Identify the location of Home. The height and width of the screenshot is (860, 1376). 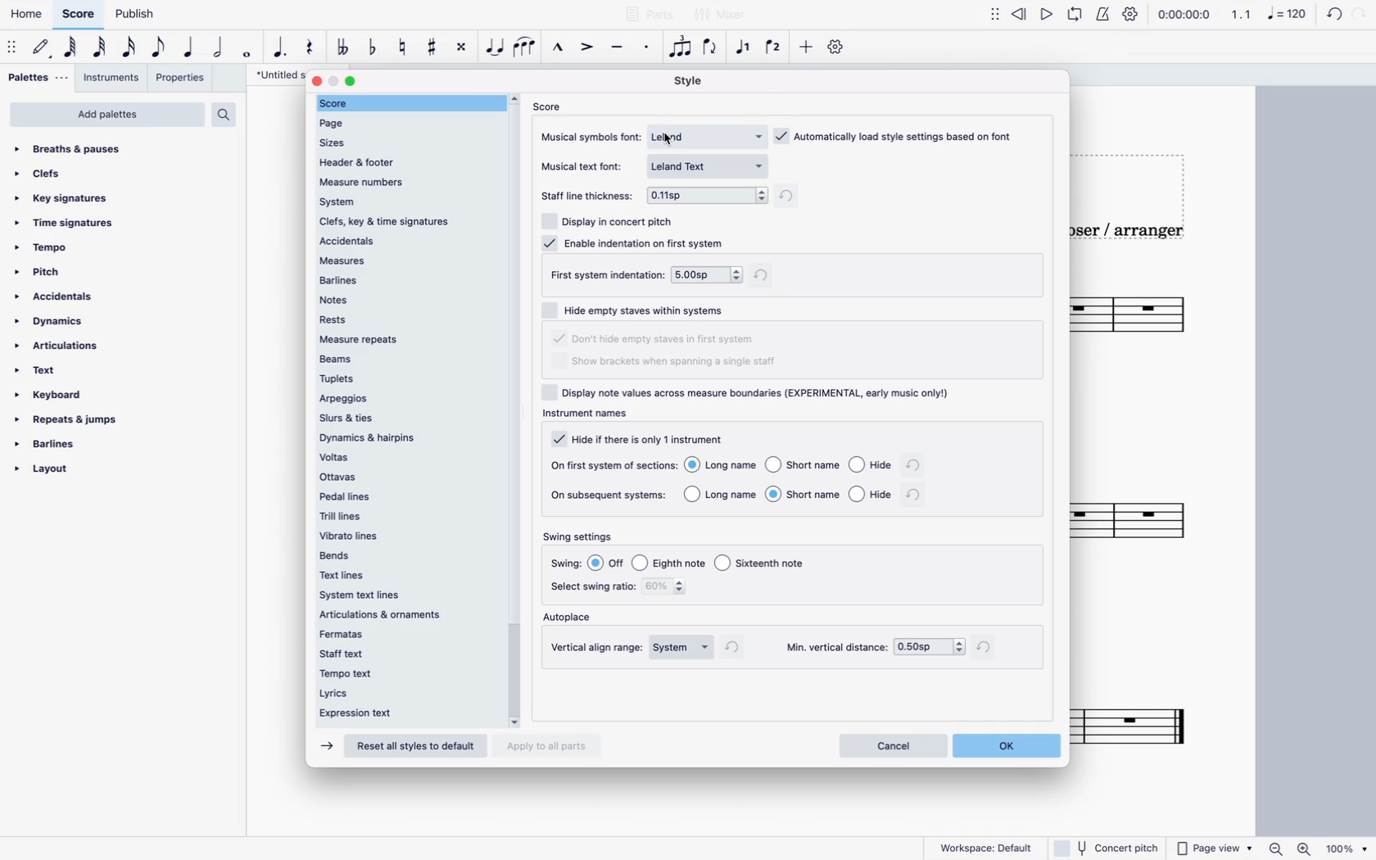
(29, 10).